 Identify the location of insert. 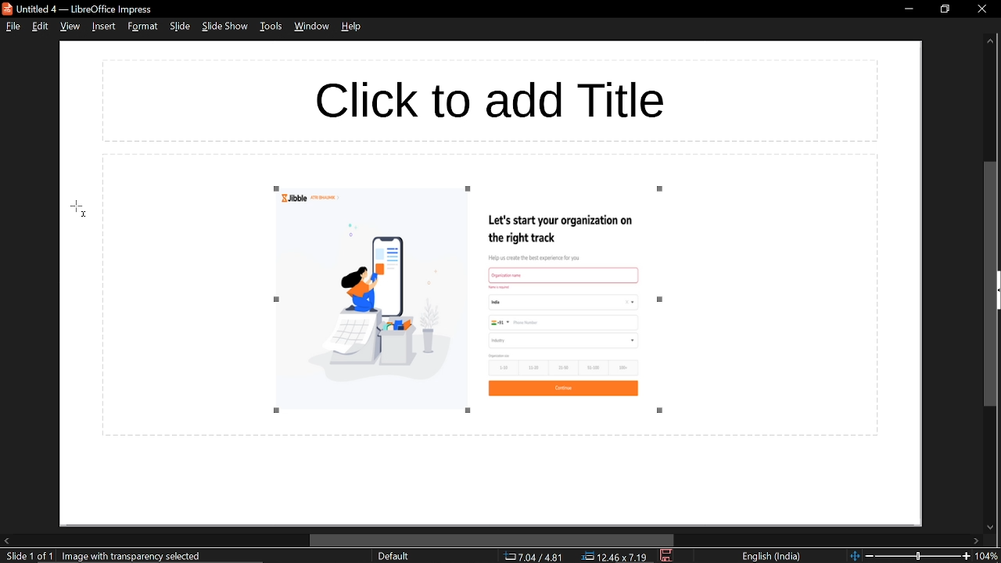
(105, 27).